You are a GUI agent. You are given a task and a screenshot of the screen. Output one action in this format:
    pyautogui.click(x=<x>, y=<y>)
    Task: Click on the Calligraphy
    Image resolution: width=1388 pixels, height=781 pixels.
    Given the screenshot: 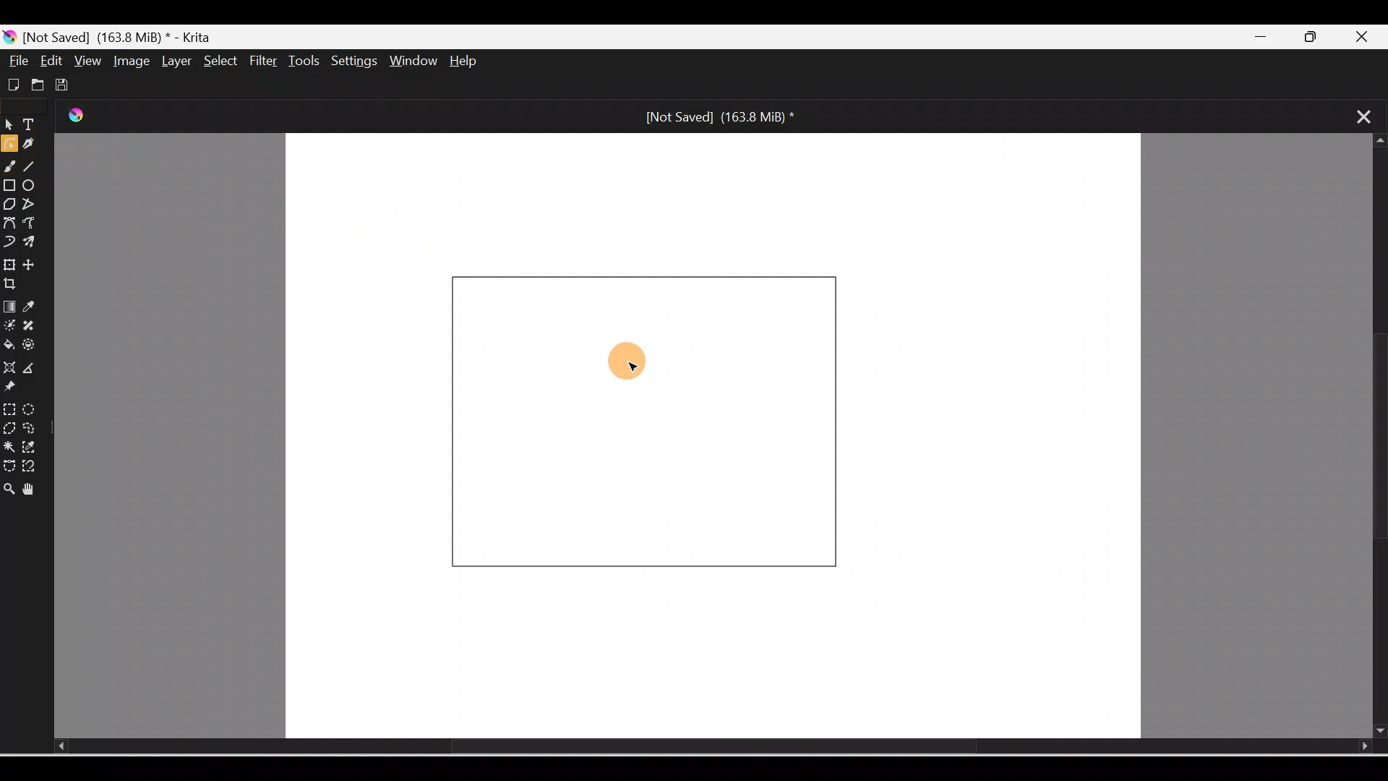 What is the action you would take?
    pyautogui.click(x=34, y=145)
    